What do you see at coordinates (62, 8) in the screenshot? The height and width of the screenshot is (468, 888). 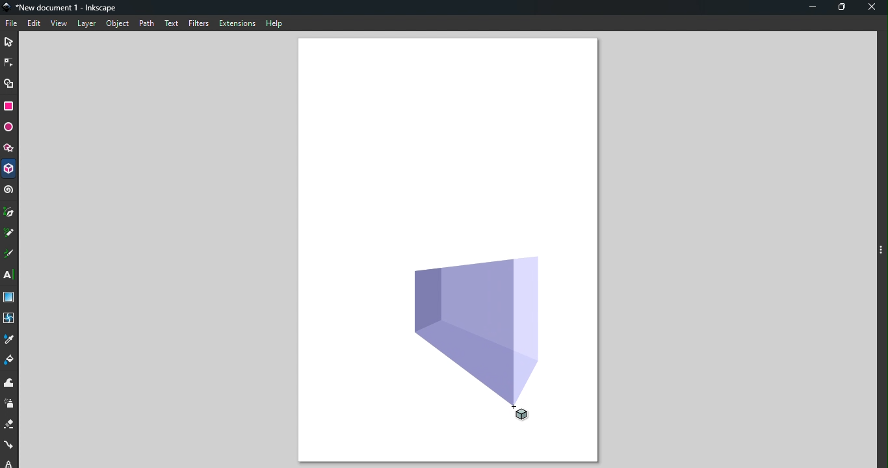 I see ` *New document 1 - Inkscape` at bounding box center [62, 8].